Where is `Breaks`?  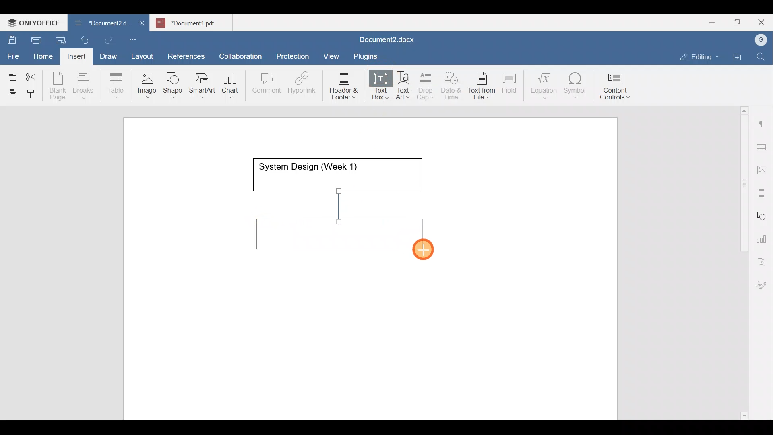 Breaks is located at coordinates (83, 86).